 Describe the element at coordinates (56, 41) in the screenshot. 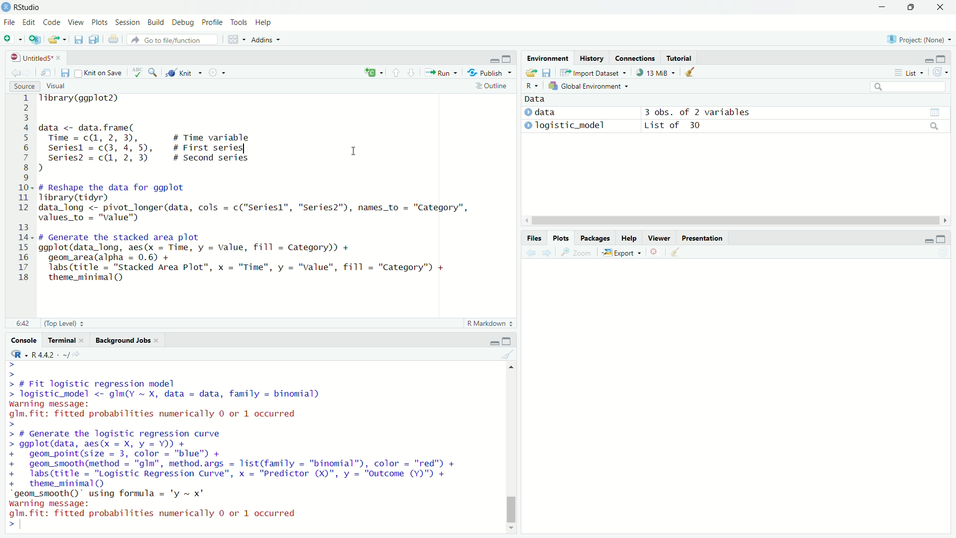

I see `export` at that location.